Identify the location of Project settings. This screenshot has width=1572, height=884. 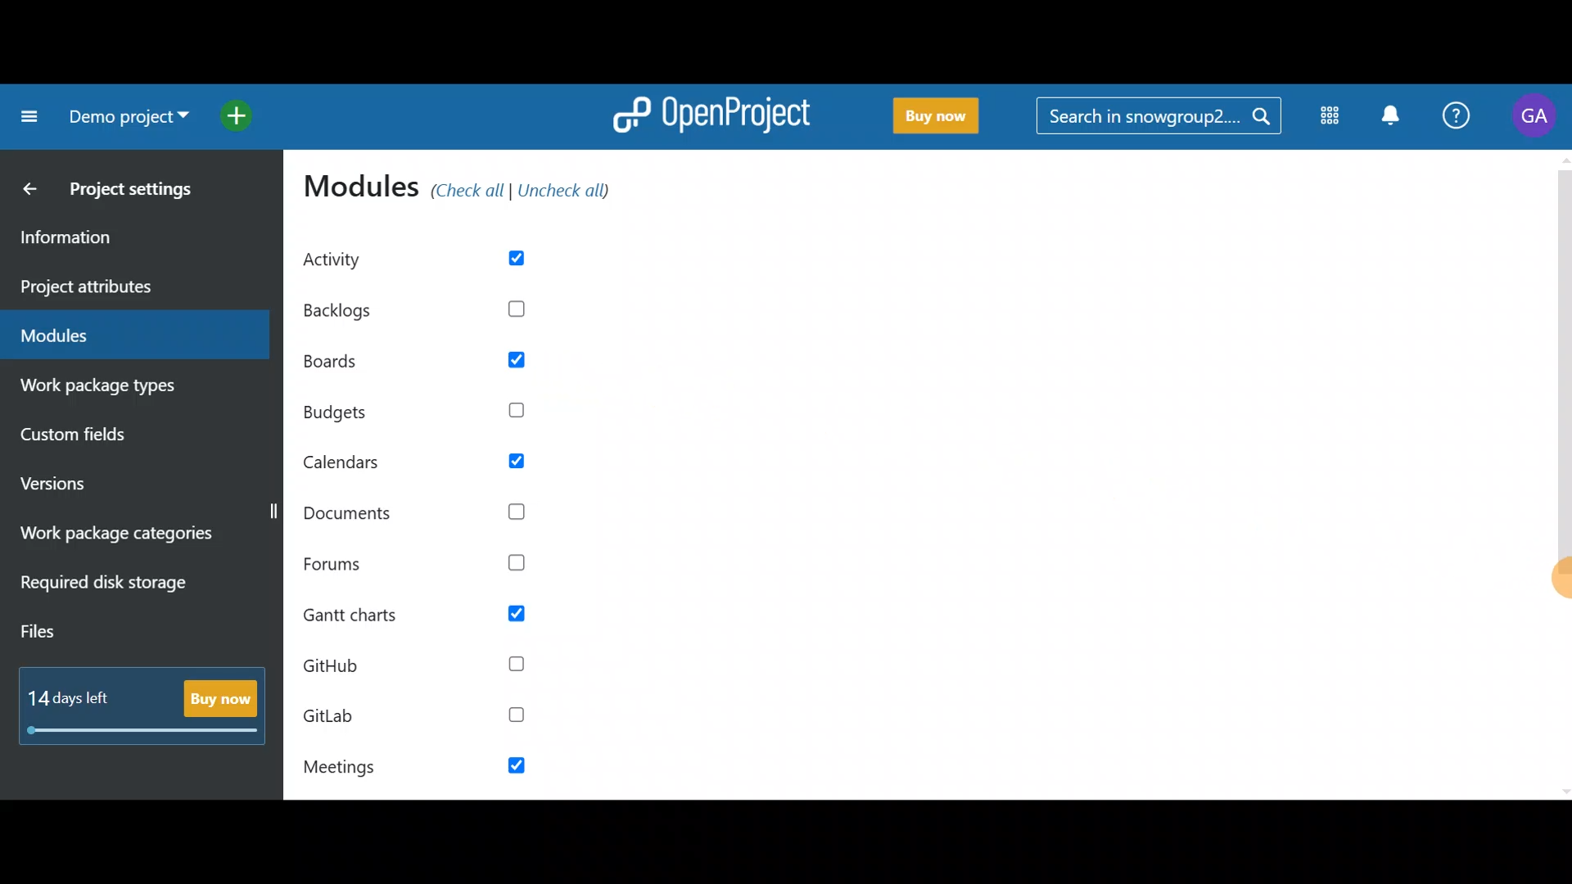
(139, 193).